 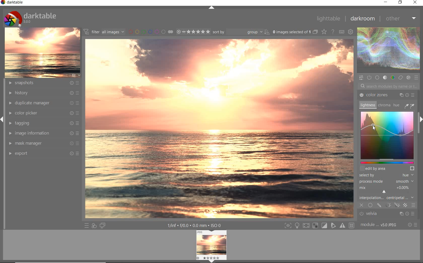 I want to click on lighttable, so click(x=328, y=18).